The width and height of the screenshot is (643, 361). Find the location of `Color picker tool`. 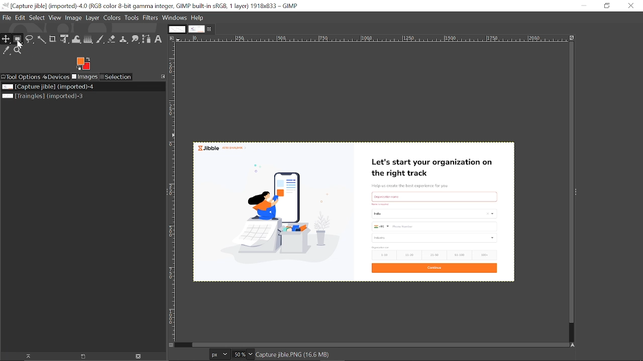

Color picker tool is located at coordinates (6, 52).